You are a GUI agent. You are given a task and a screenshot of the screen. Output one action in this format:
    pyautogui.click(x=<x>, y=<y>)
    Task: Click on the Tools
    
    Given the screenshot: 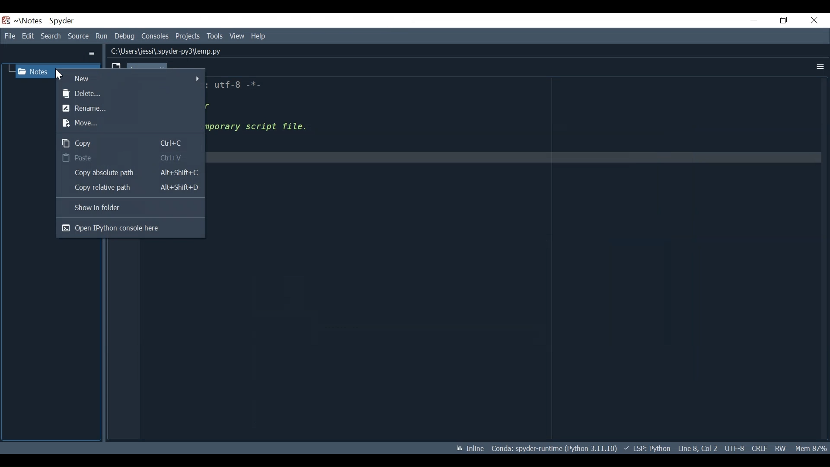 What is the action you would take?
    pyautogui.click(x=214, y=37)
    